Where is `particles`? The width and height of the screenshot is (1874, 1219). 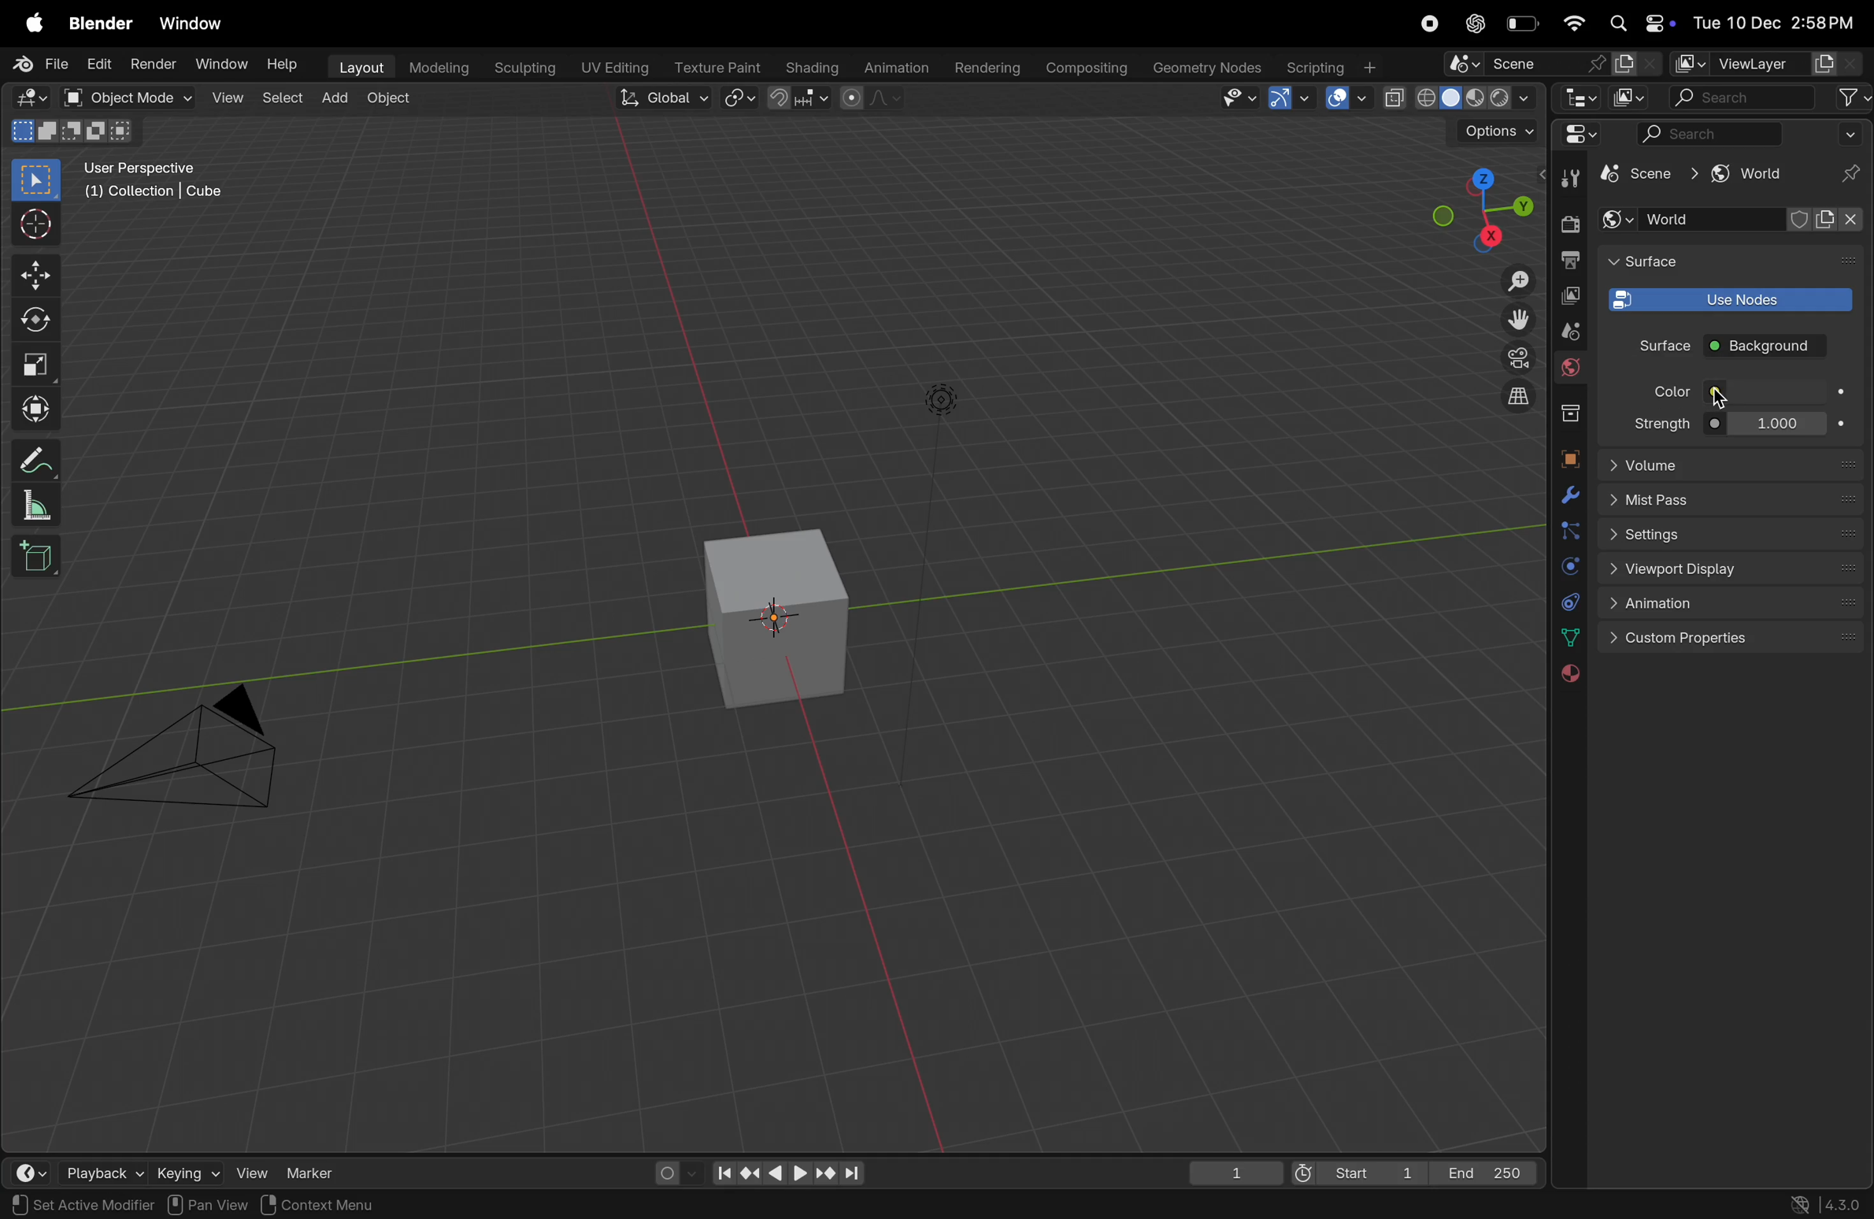 particles is located at coordinates (1568, 531).